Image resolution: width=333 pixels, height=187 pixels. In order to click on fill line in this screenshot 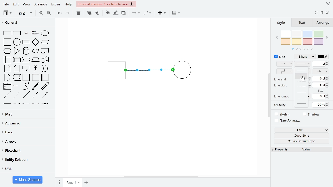, I will do `click(116, 13)`.